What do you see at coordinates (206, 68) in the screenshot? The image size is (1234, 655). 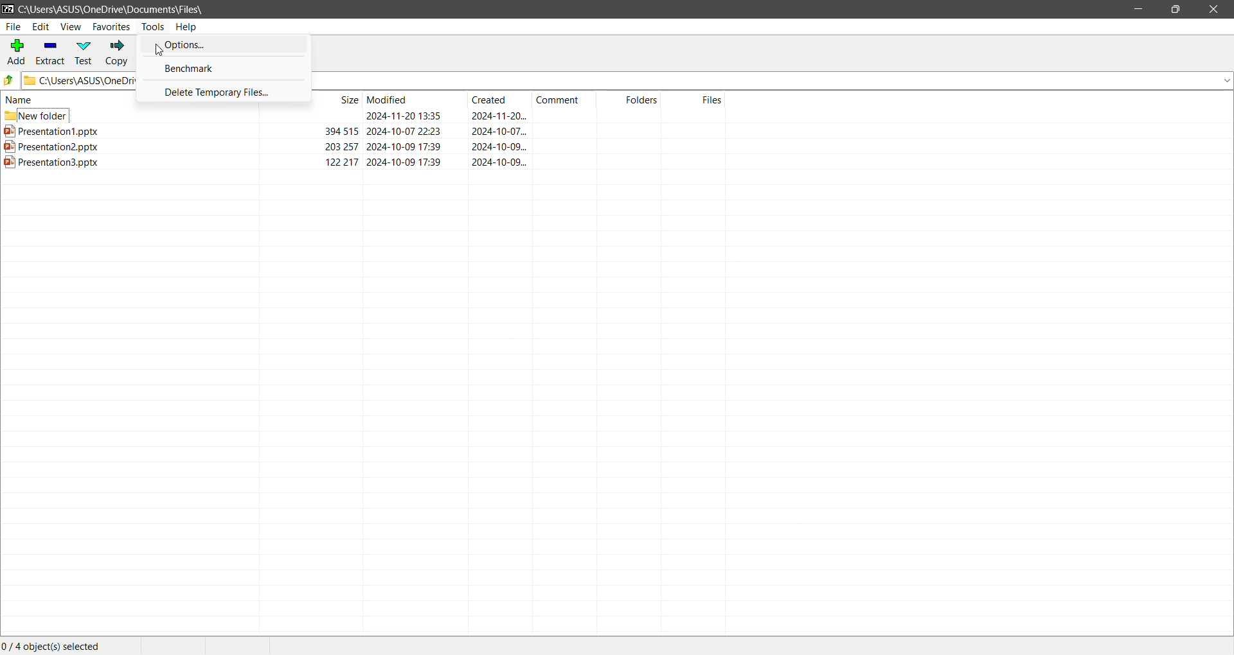 I see `Benchmark` at bounding box center [206, 68].